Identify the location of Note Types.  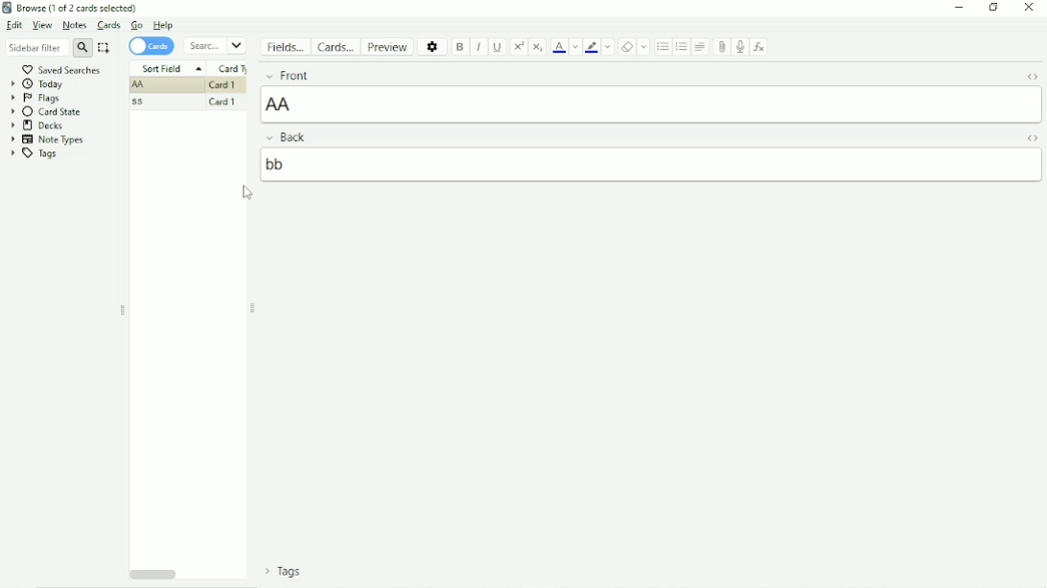
(47, 139).